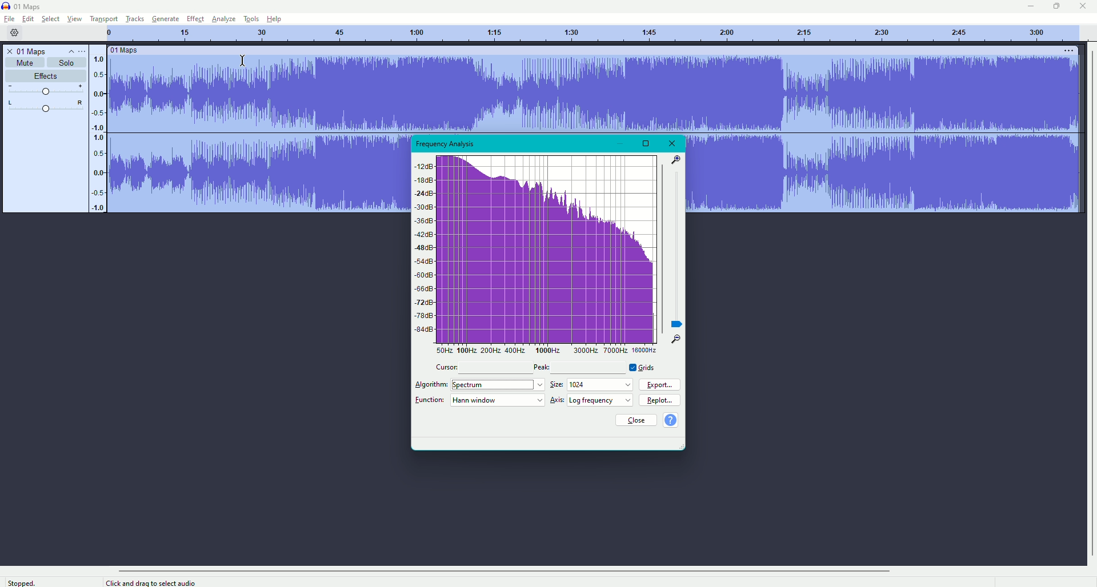 This screenshot has width=1097, height=587. Describe the element at coordinates (27, 18) in the screenshot. I see `Edit` at that location.